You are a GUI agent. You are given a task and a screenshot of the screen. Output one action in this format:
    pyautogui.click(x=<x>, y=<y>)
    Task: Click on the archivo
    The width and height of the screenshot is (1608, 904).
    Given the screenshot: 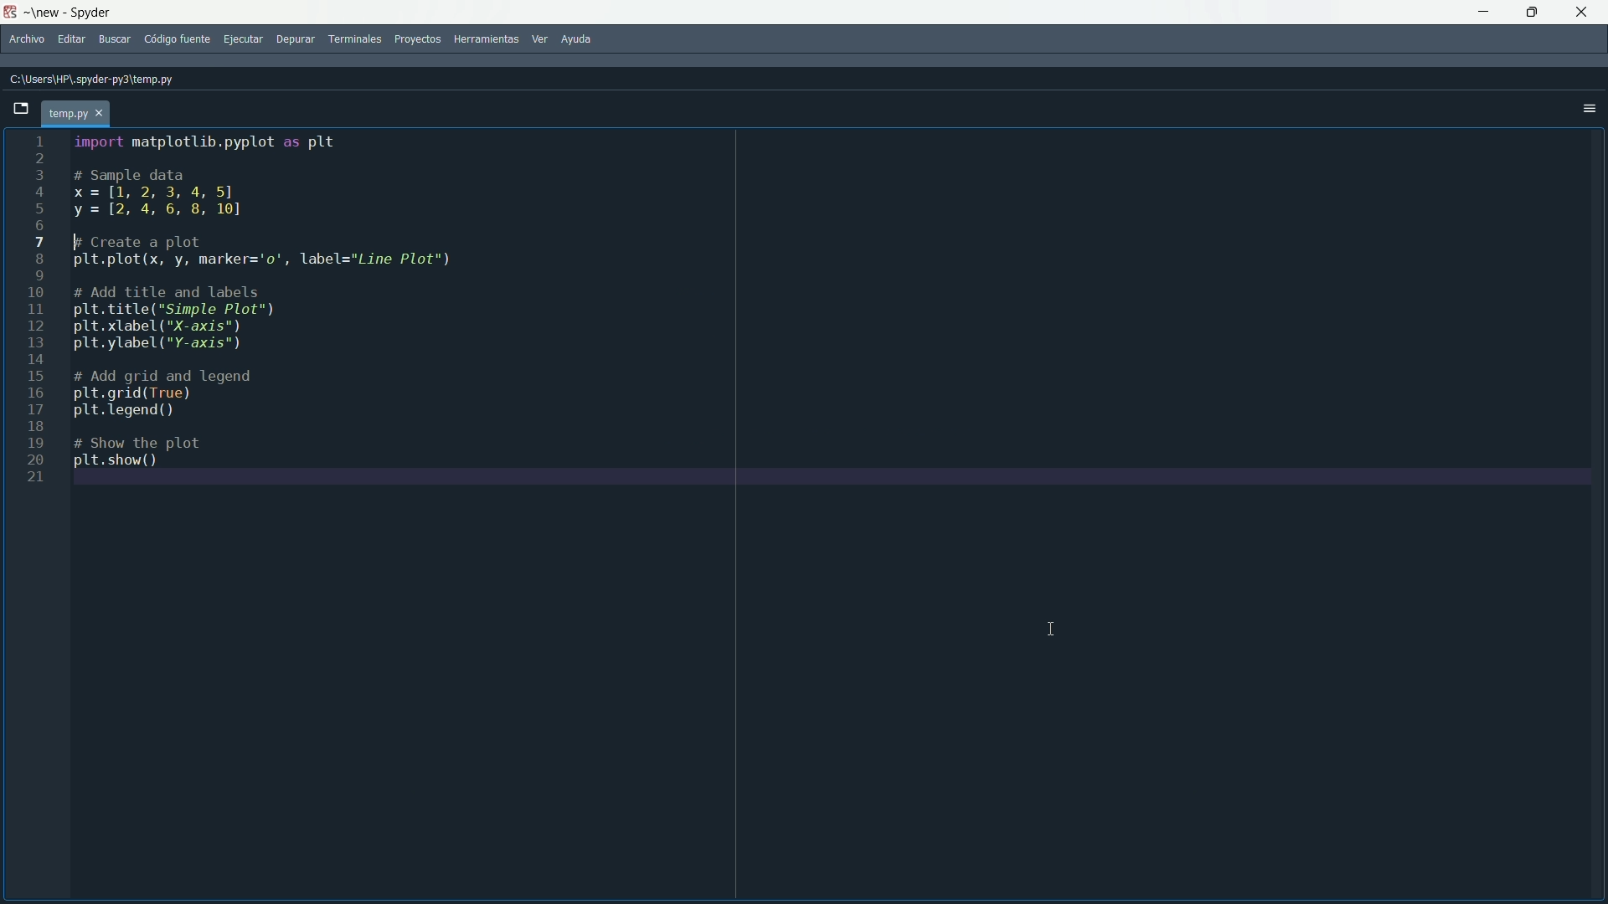 What is the action you would take?
    pyautogui.click(x=28, y=39)
    